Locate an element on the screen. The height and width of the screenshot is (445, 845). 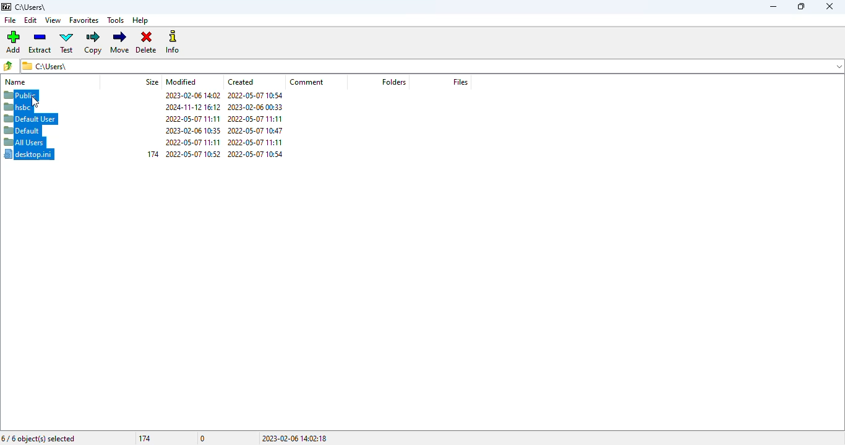
2023-02-06 14:02:18 is located at coordinates (295, 437).